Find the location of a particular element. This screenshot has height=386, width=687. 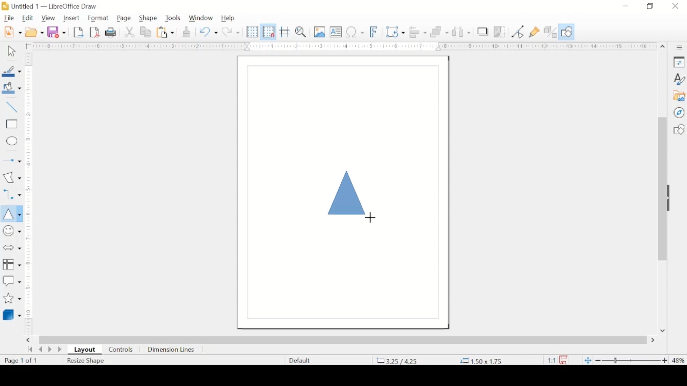

this document has been modified is located at coordinates (556, 359).